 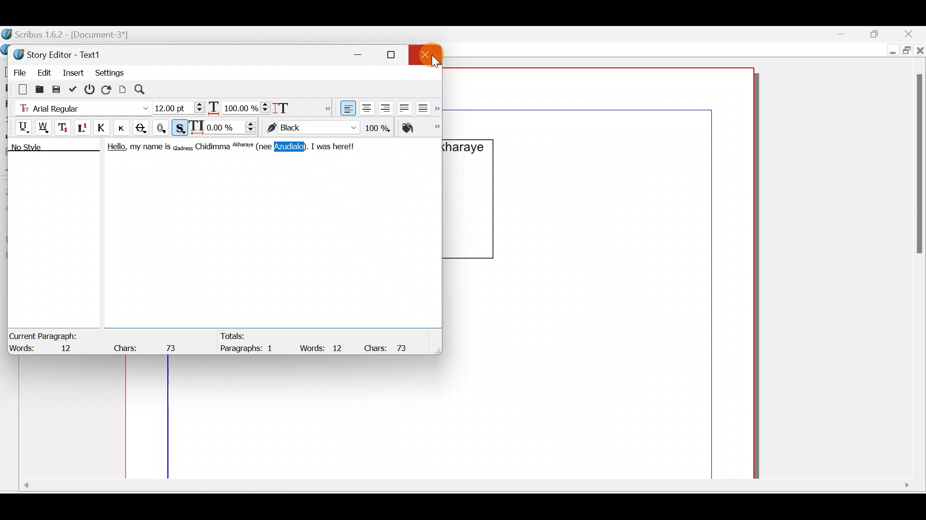 What do you see at coordinates (848, 34) in the screenshot?
I see `Minimize` at bounding box center [848, 34].